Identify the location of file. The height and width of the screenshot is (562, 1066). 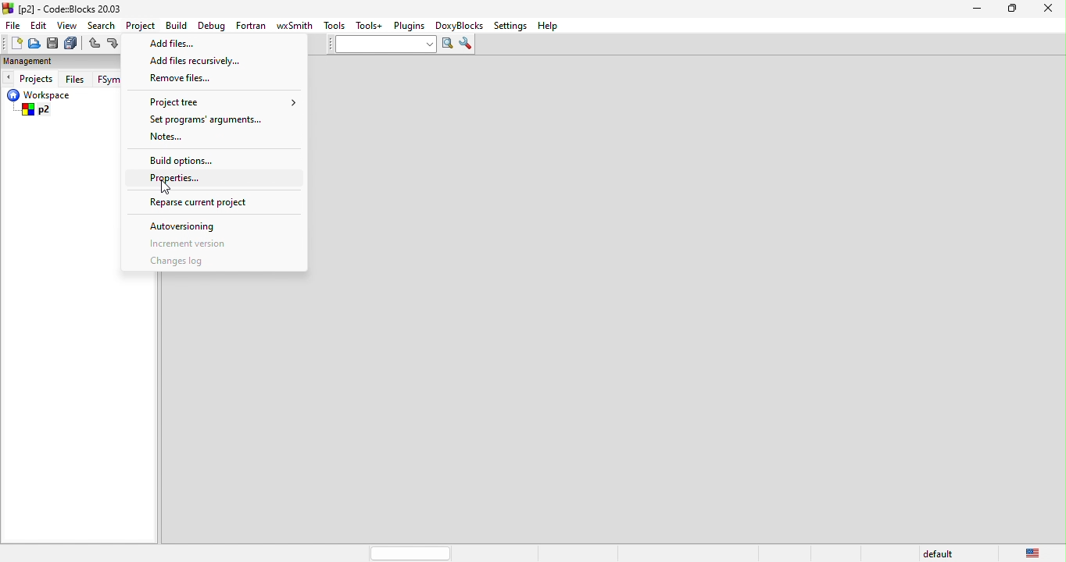
(14, 25).